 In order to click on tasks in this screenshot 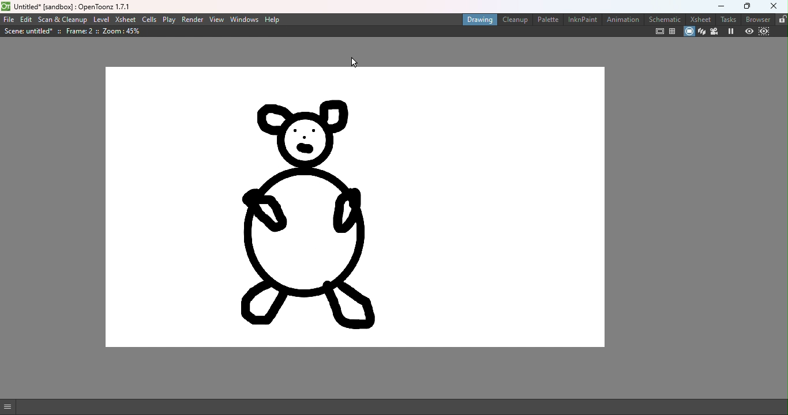, I will do `click(727, 19)`.